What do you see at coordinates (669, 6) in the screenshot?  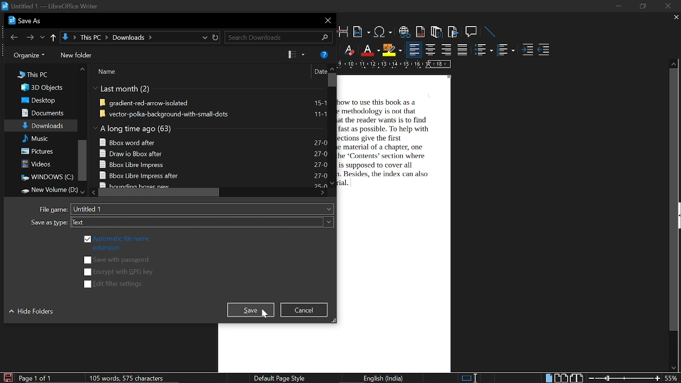 I see `close` at bounding box center [669, 6].